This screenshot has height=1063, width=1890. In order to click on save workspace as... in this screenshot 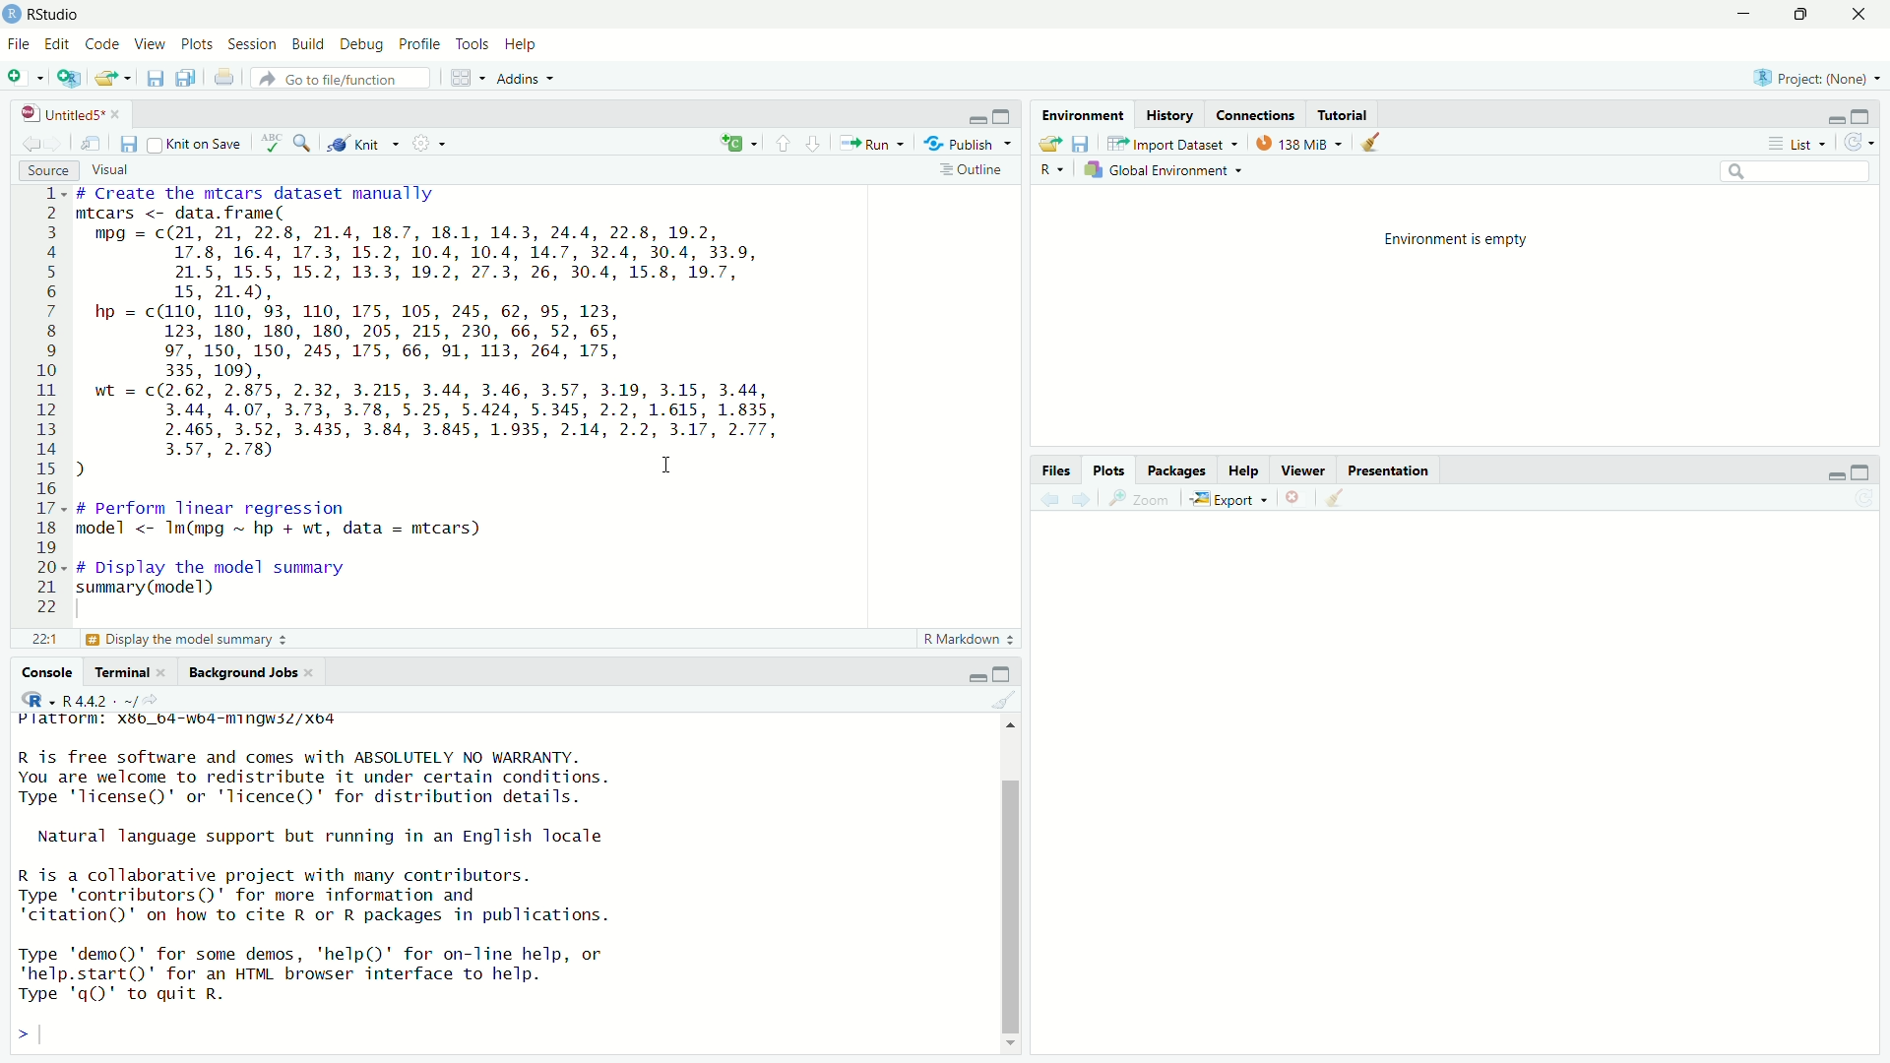, I will do `click(1081, 144)`.